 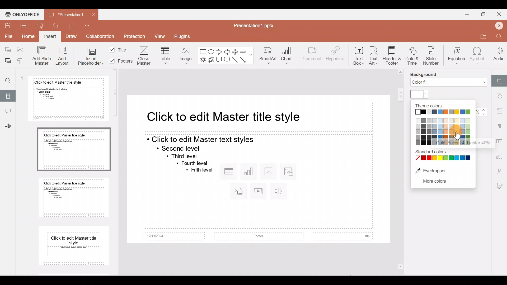 What do you see at coordinates (50, 37) in the screenshot?
I see `Insert` at bounding box center [50, 37].